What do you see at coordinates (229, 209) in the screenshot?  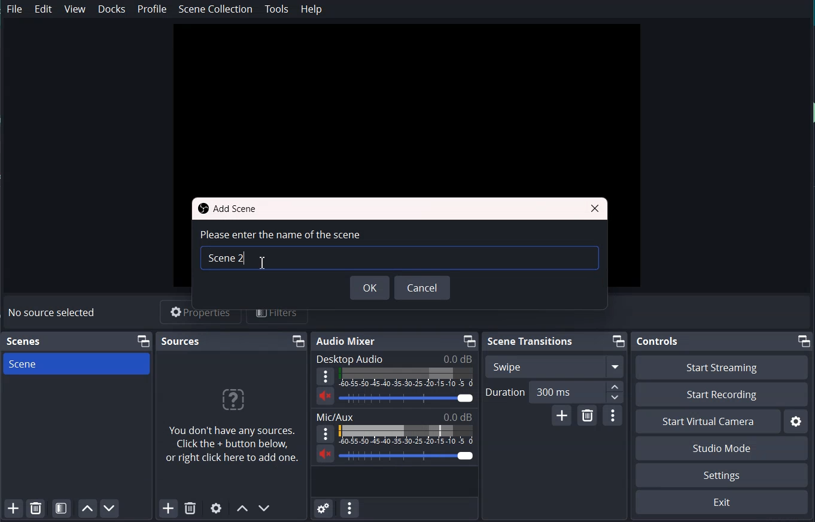 I see `Text` at bounding box center [229, 209].